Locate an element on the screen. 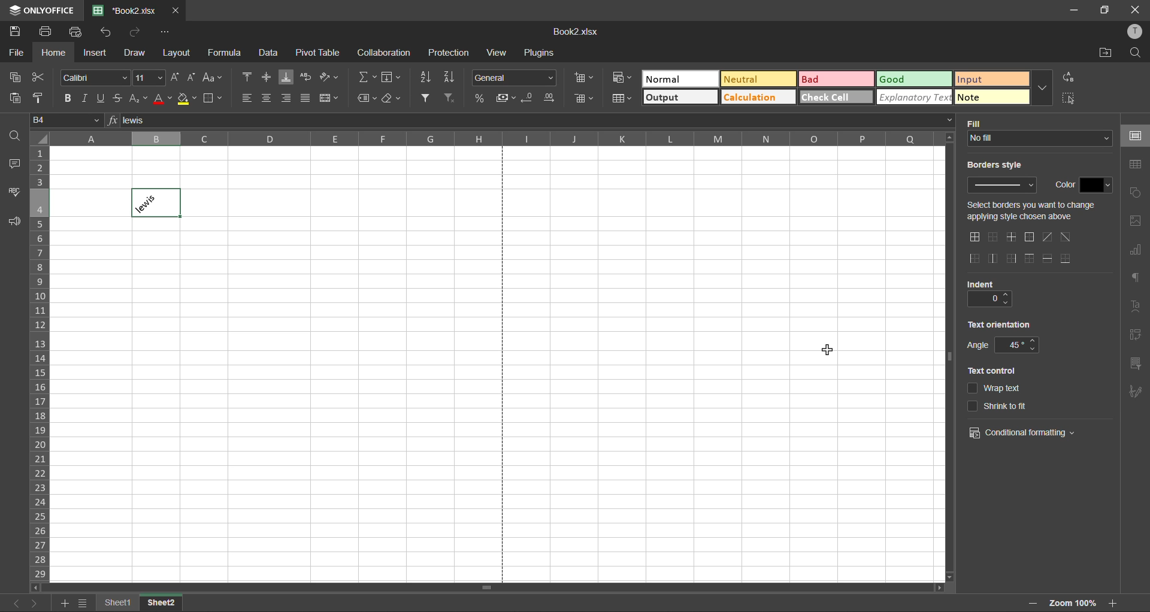  sub/superscript is located at coordinates (139, 98).